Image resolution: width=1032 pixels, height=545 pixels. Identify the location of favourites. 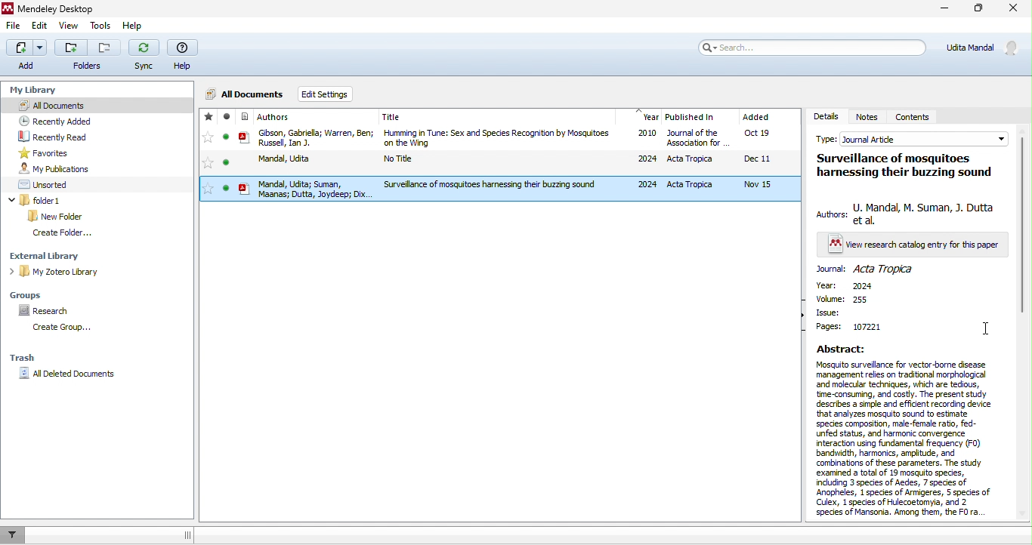
(51, 152).